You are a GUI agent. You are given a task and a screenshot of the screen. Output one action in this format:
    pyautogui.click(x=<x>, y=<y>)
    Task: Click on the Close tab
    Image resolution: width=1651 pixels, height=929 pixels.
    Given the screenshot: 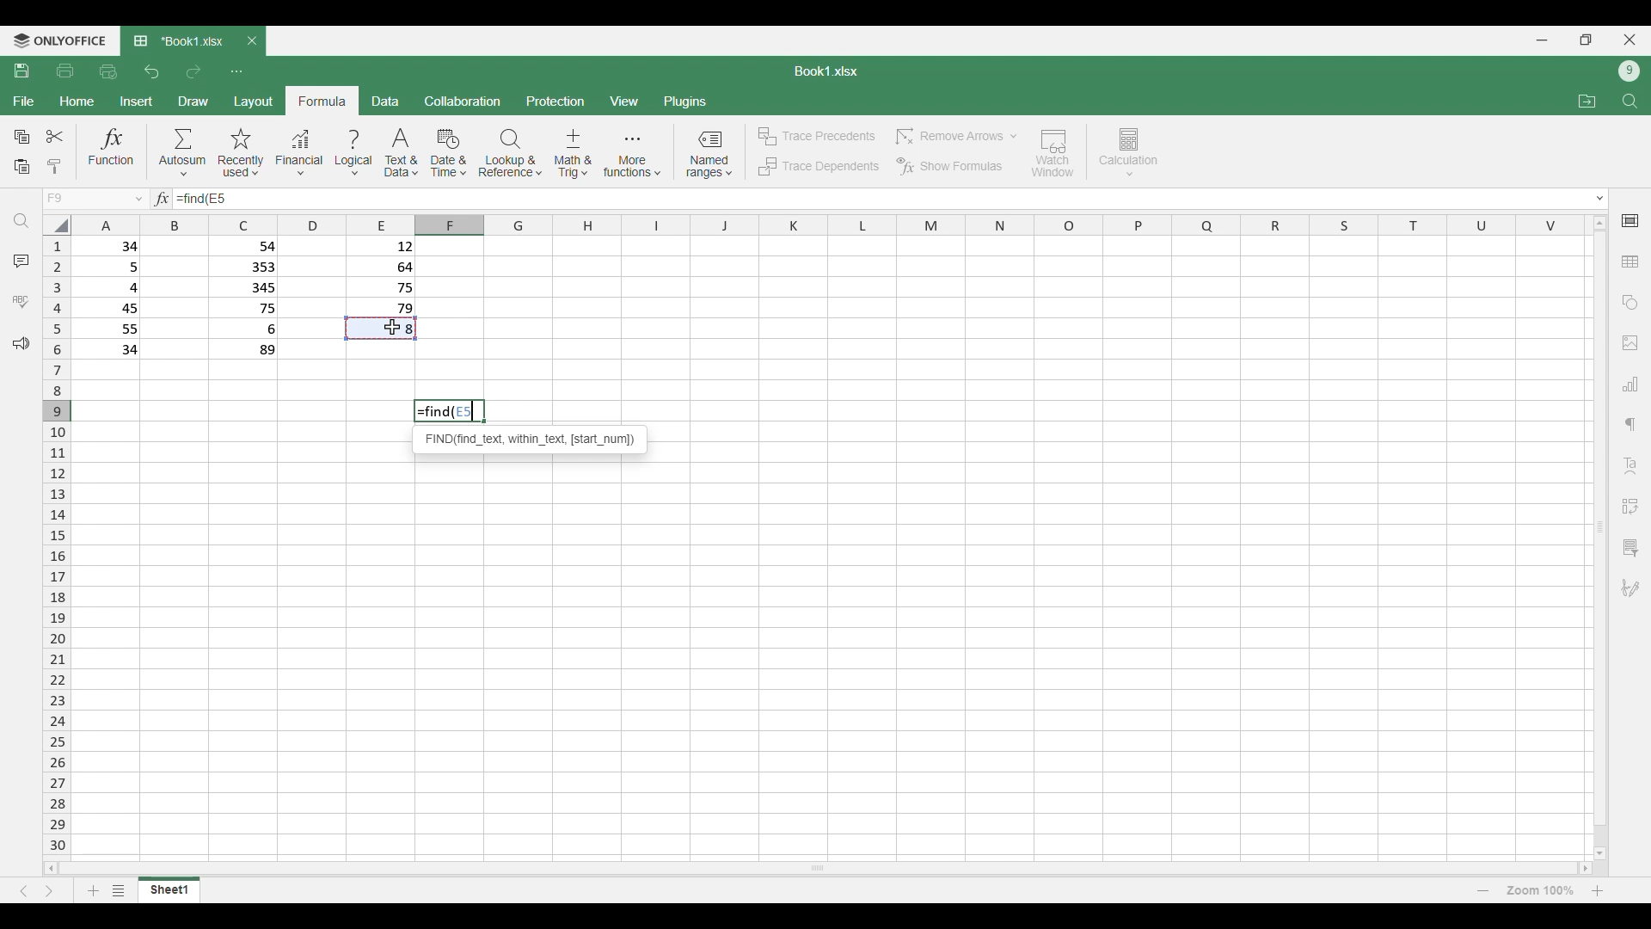 What is the action you would take?
    pyautogui.click(x=253, y=40)
    